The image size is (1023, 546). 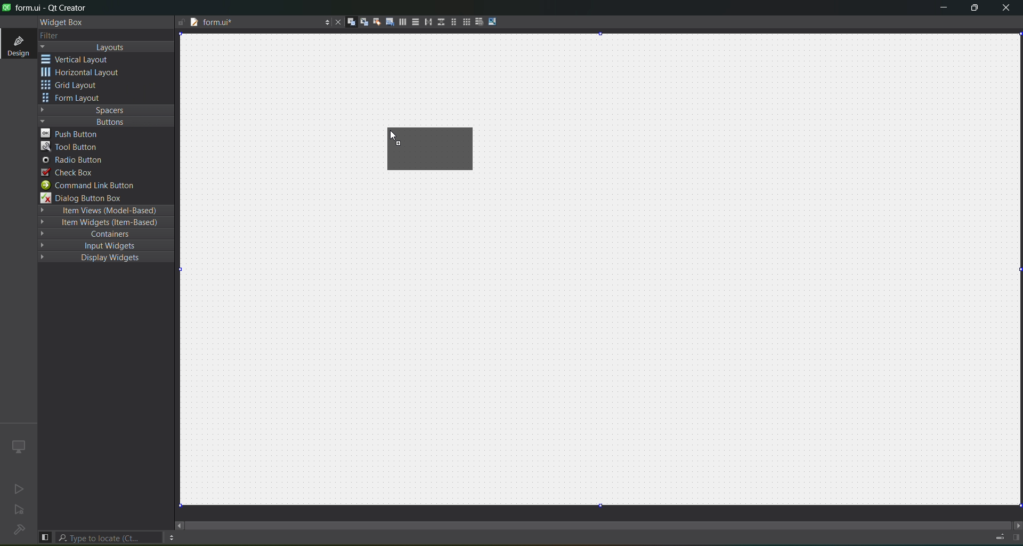 I want to click on minimize, so click(x=940, y=9).